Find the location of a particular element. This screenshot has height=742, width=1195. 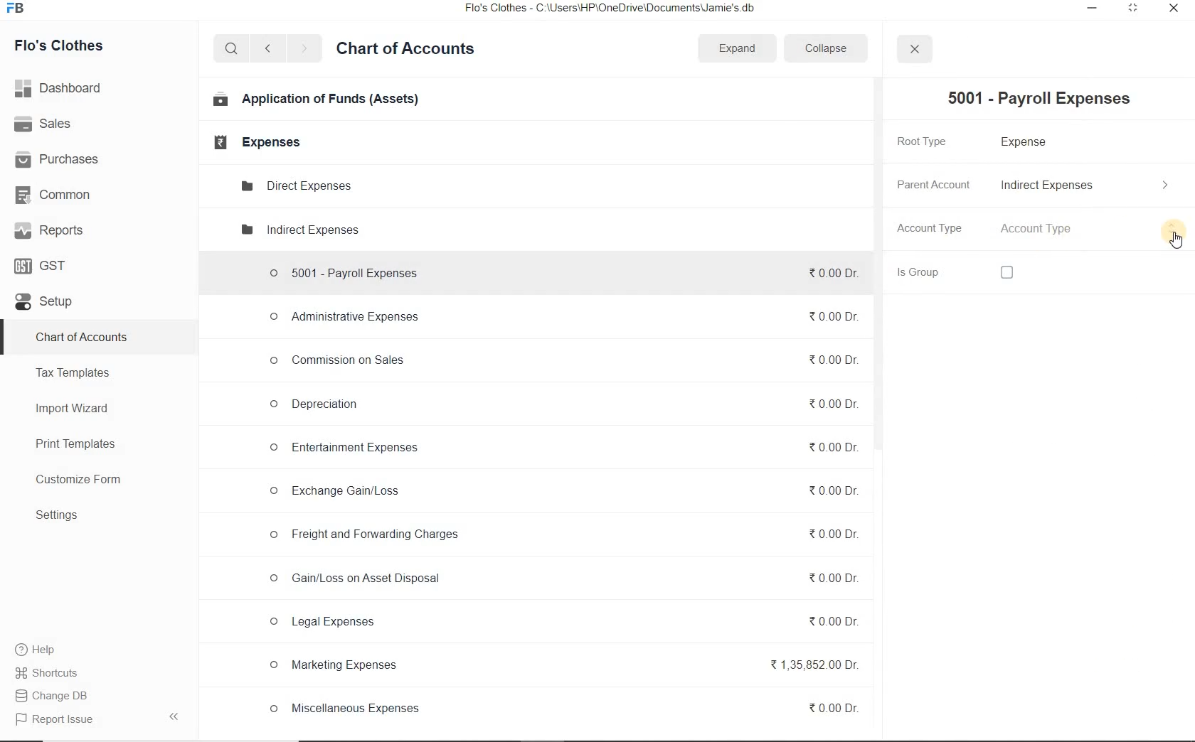

Indirect expenses is located at coordinates (298, 231).